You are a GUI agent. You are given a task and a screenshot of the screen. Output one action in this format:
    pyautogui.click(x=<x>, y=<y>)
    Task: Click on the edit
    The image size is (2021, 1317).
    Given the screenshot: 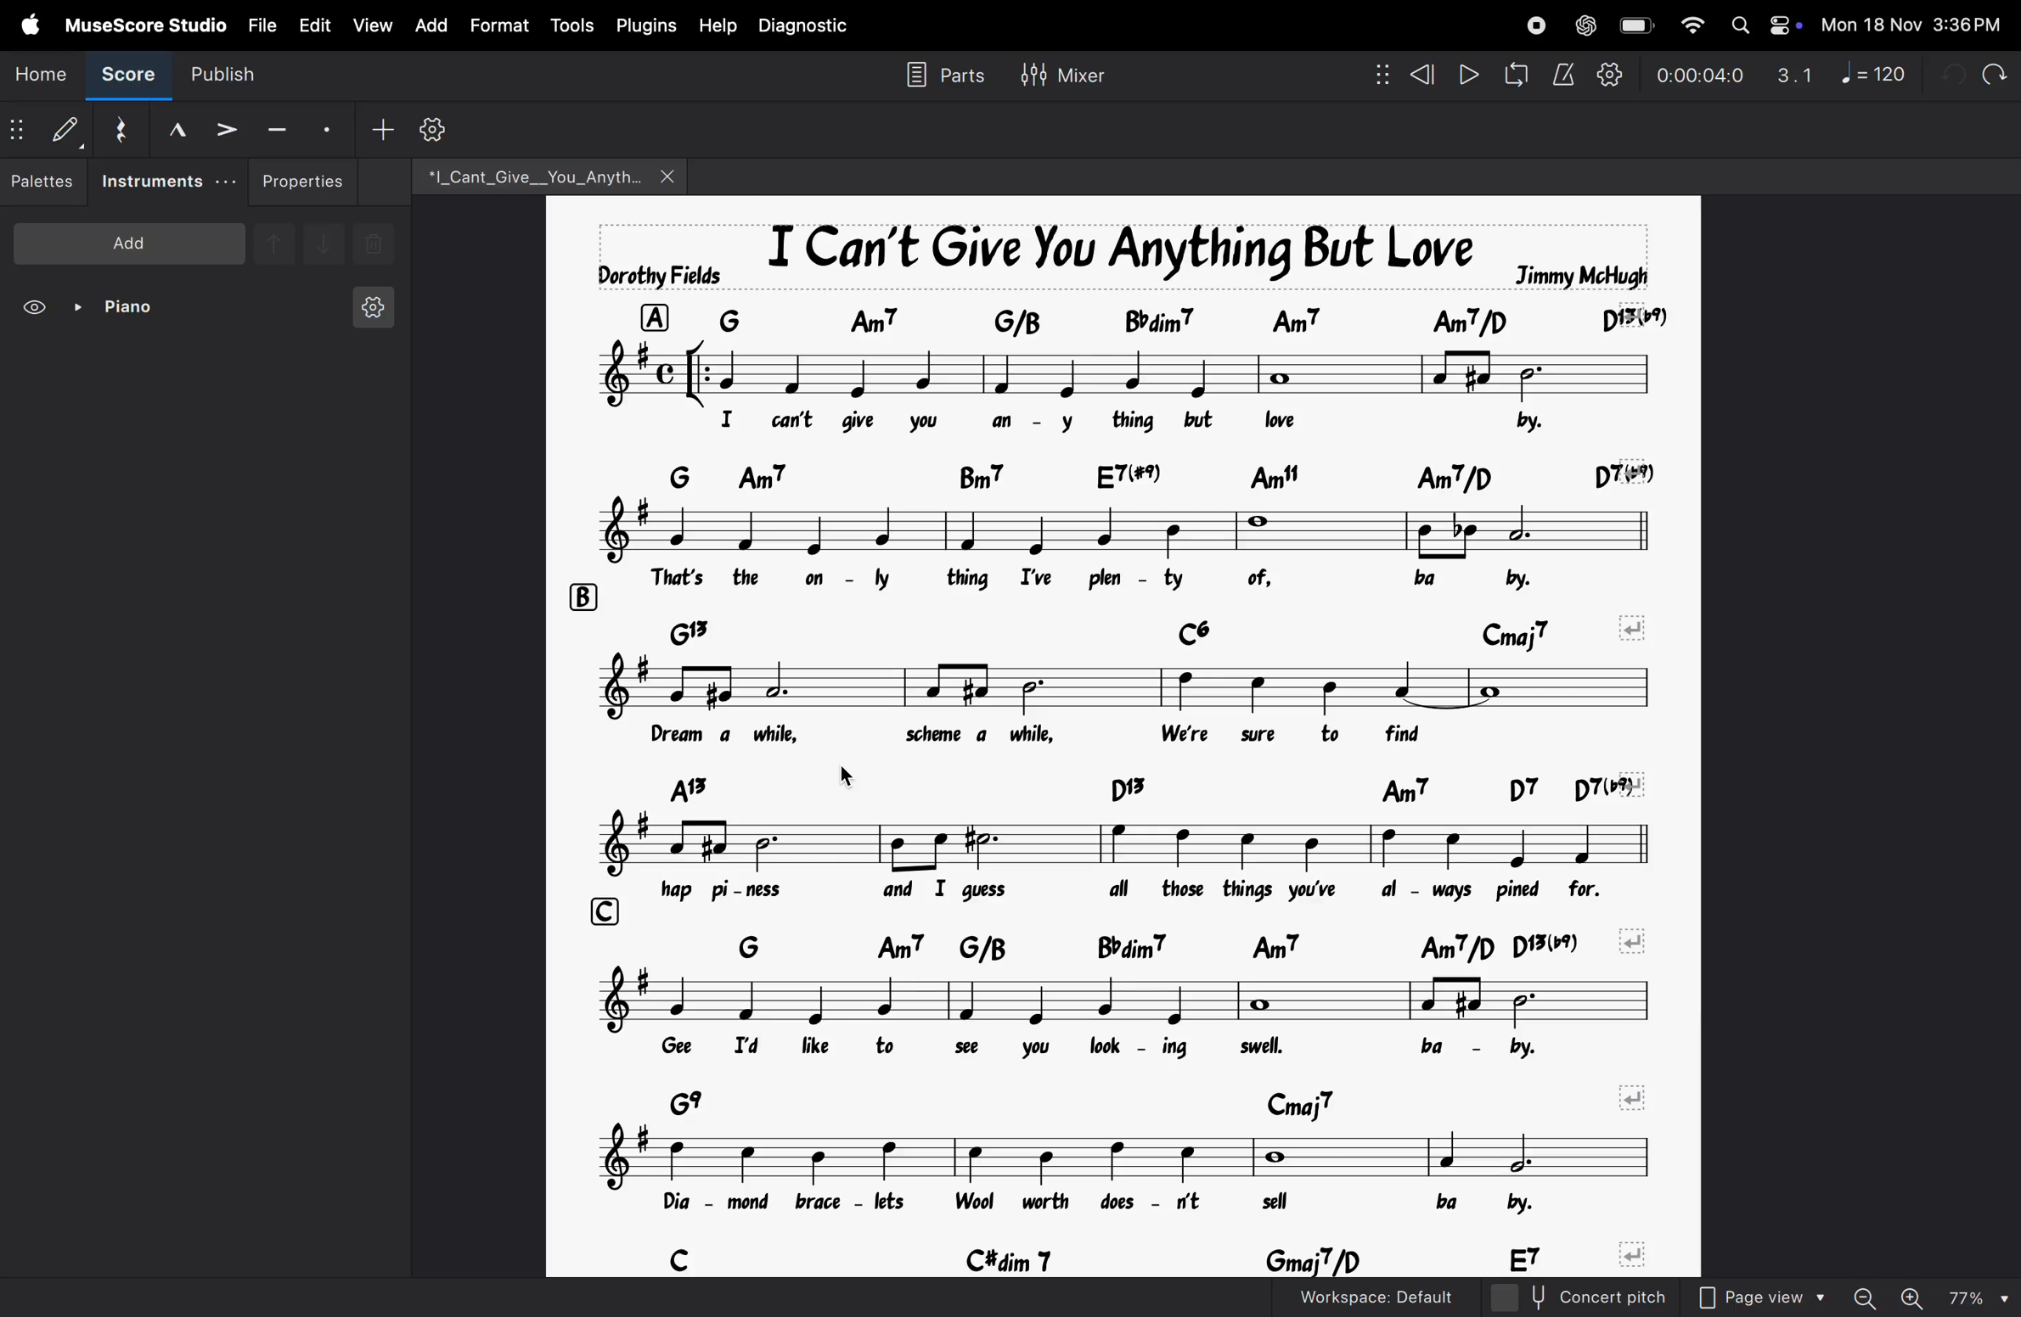 What is the action you would take?
    pyautogui.click(x=312, y=21)
    